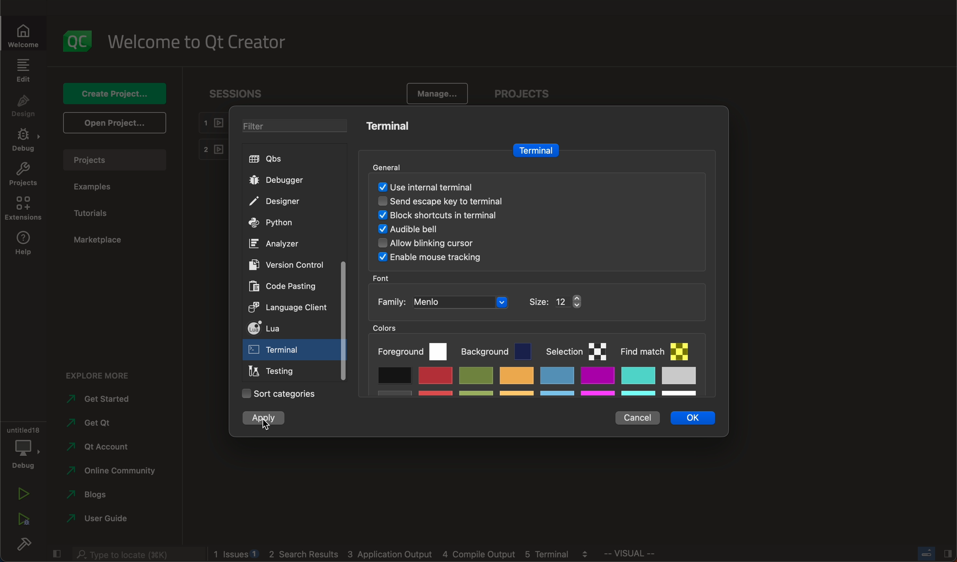 This screenshot has height=562, width=957. Describe the element at coordinates (439, 244) in the screenshot. I see `` at that location.